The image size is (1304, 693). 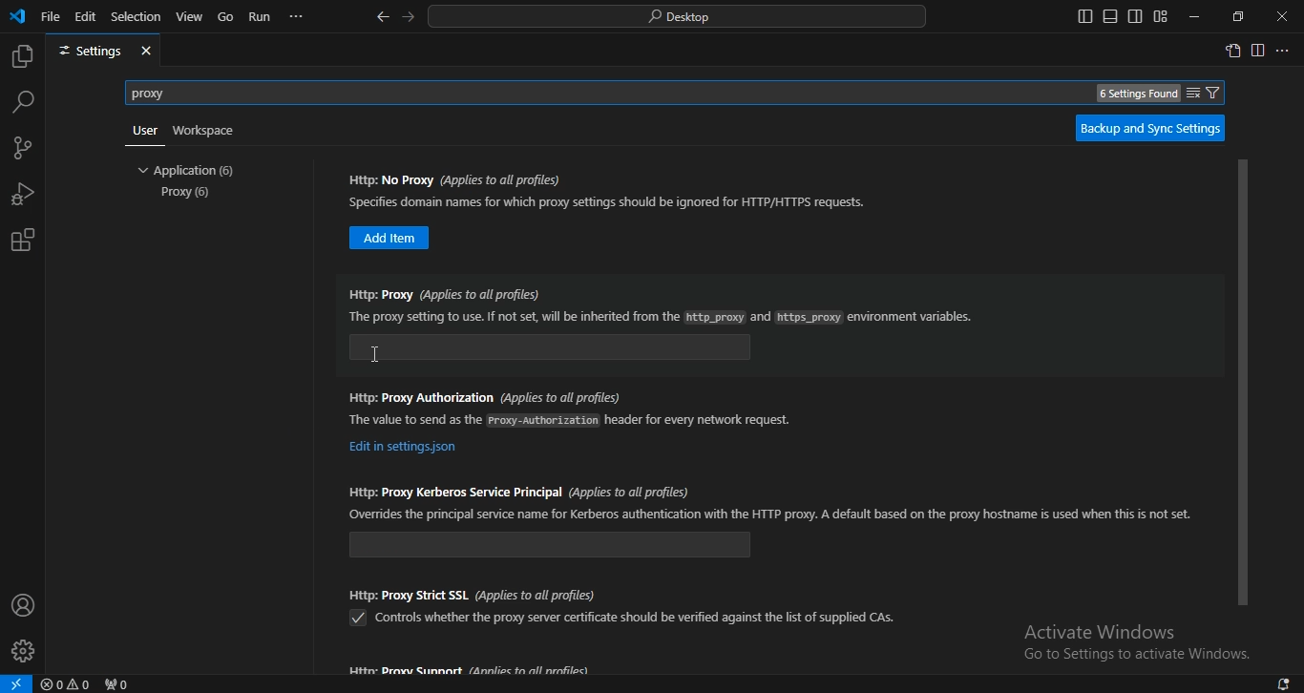 What do you see at coordinates (637, 618) in the screenshot?
I see `texthttps: proxy strict SSL` at bounding box center [637, 618].